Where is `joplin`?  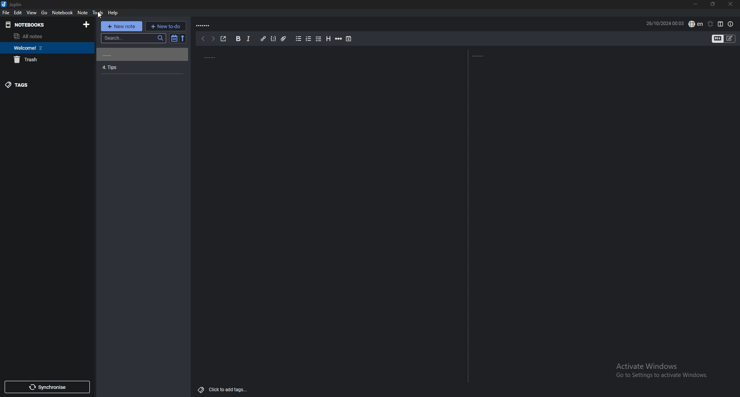
joplin is located at coordinates (12, 4).